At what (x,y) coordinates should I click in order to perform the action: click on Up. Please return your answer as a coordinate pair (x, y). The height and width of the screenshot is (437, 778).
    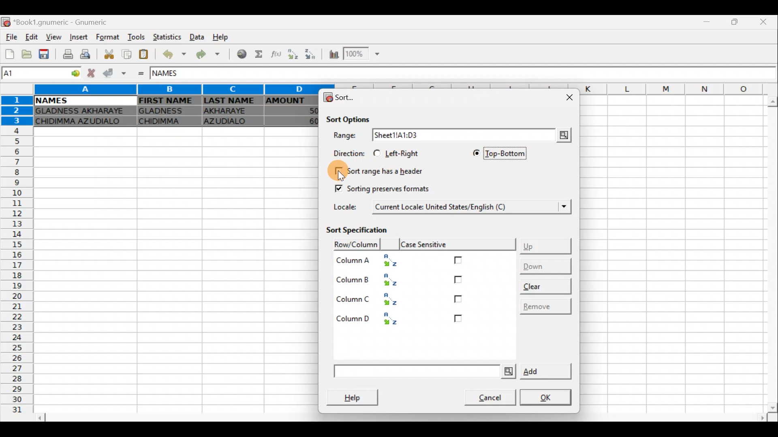
    Looking at the image, I should click on (547, 244).